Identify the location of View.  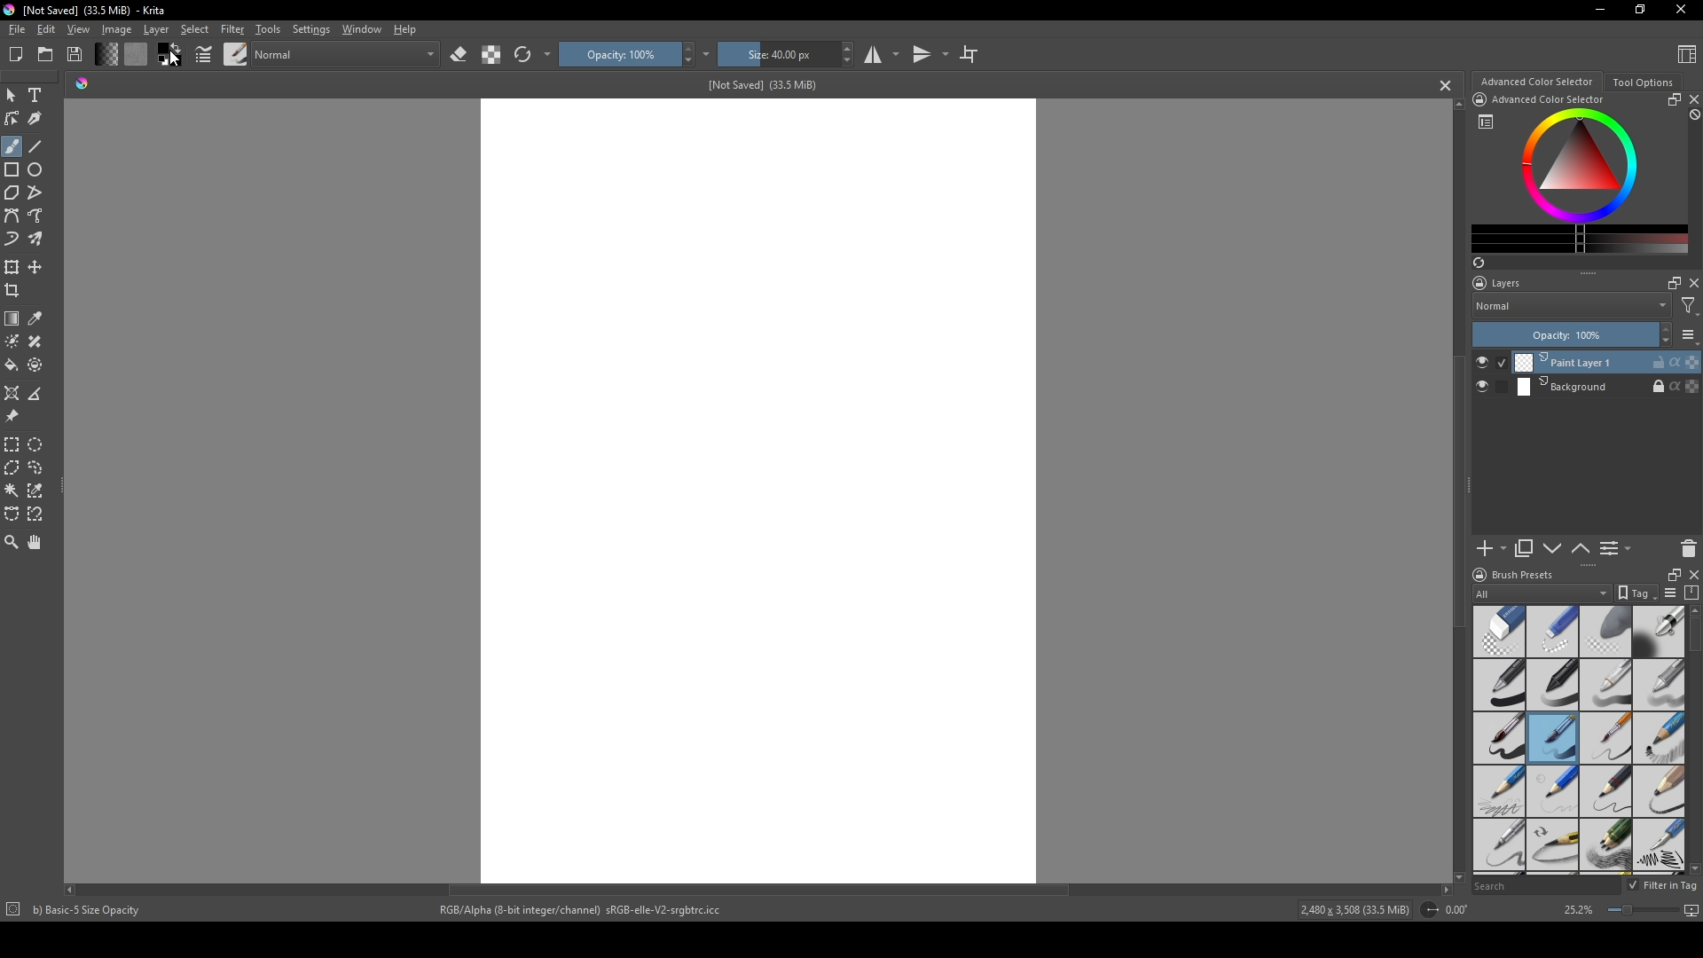
(79, 29).